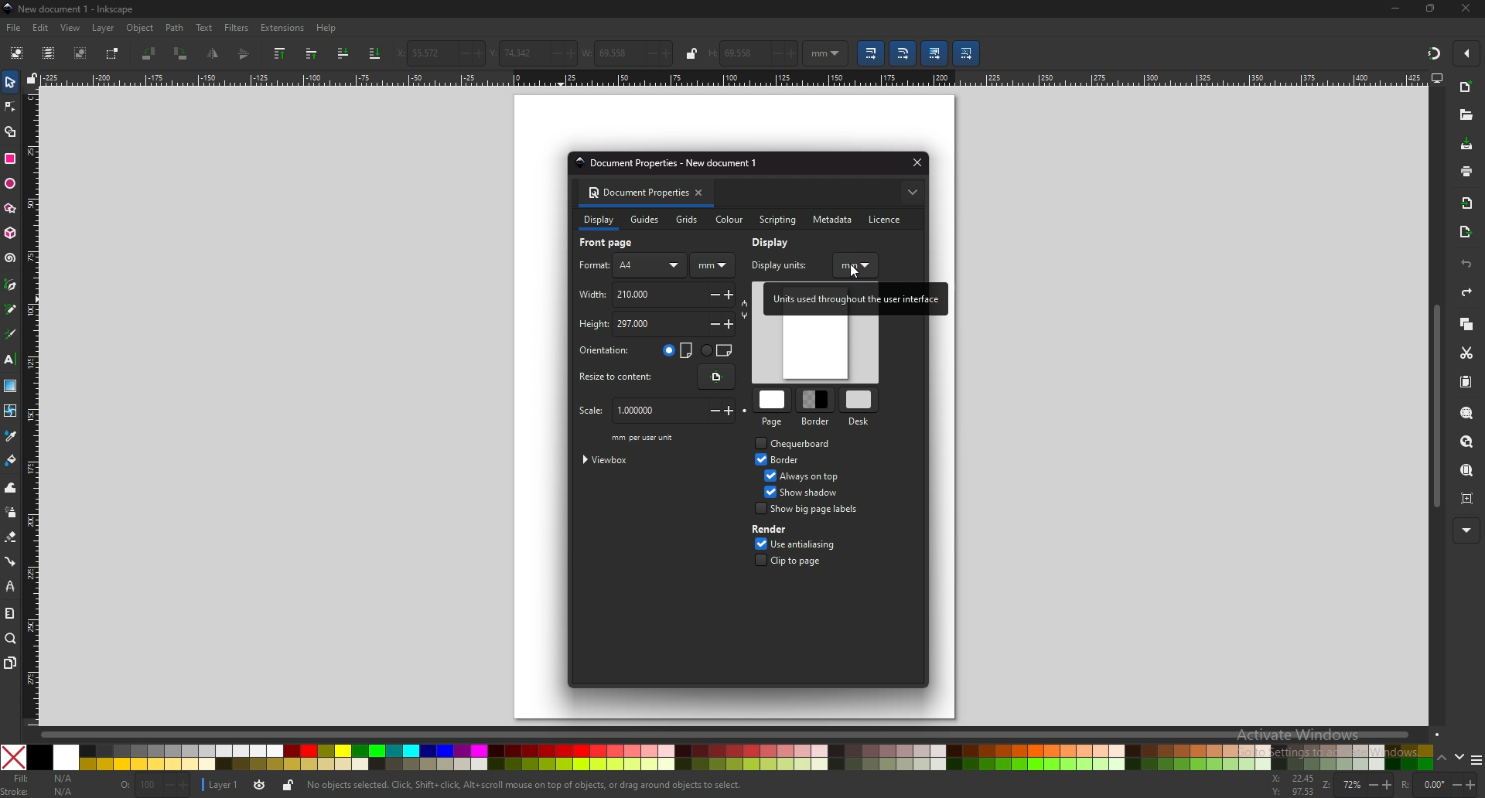 The width and height of the screenshot is (1485, 798). I want to click on mm, so click(856, 266).